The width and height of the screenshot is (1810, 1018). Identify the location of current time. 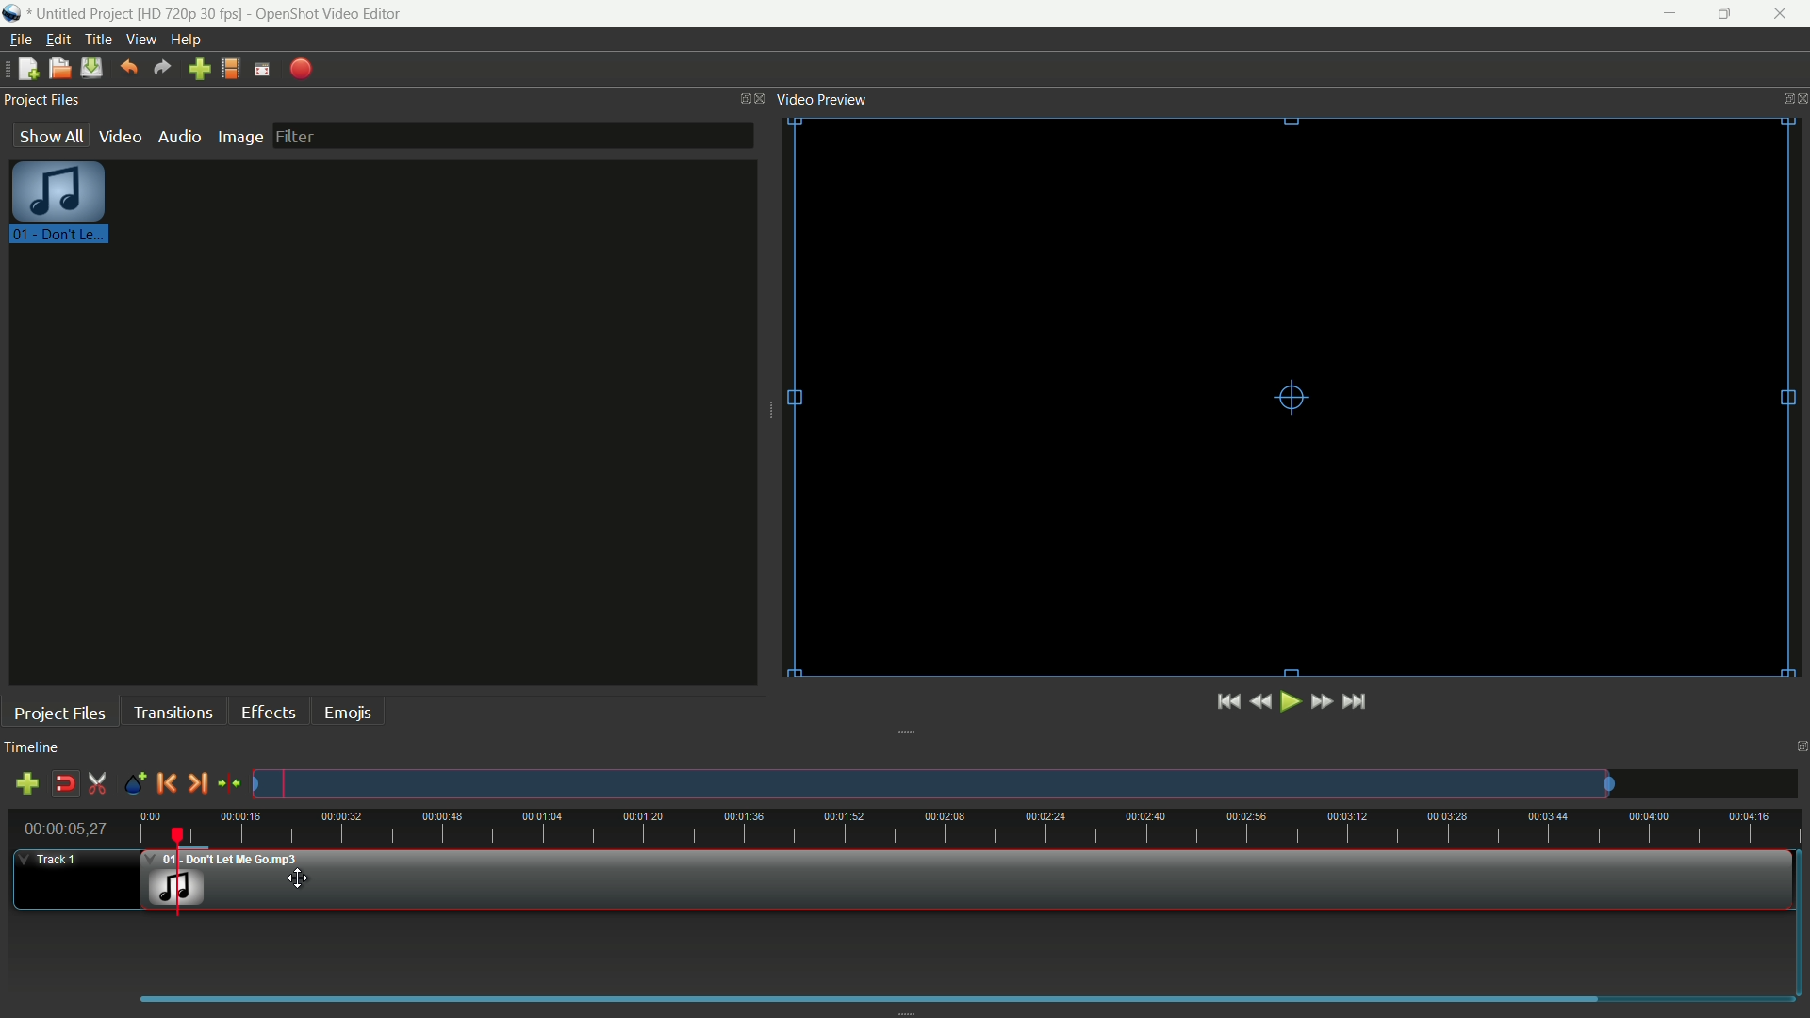
(65, 829).